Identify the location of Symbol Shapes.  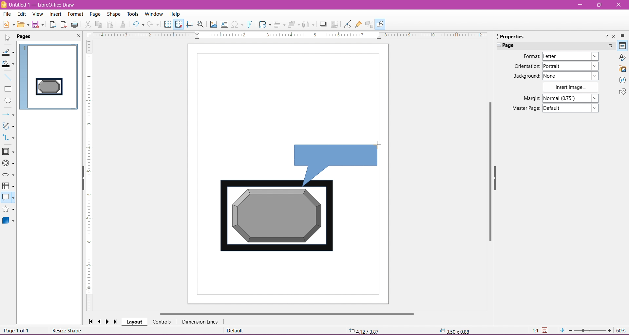
(9, 164).